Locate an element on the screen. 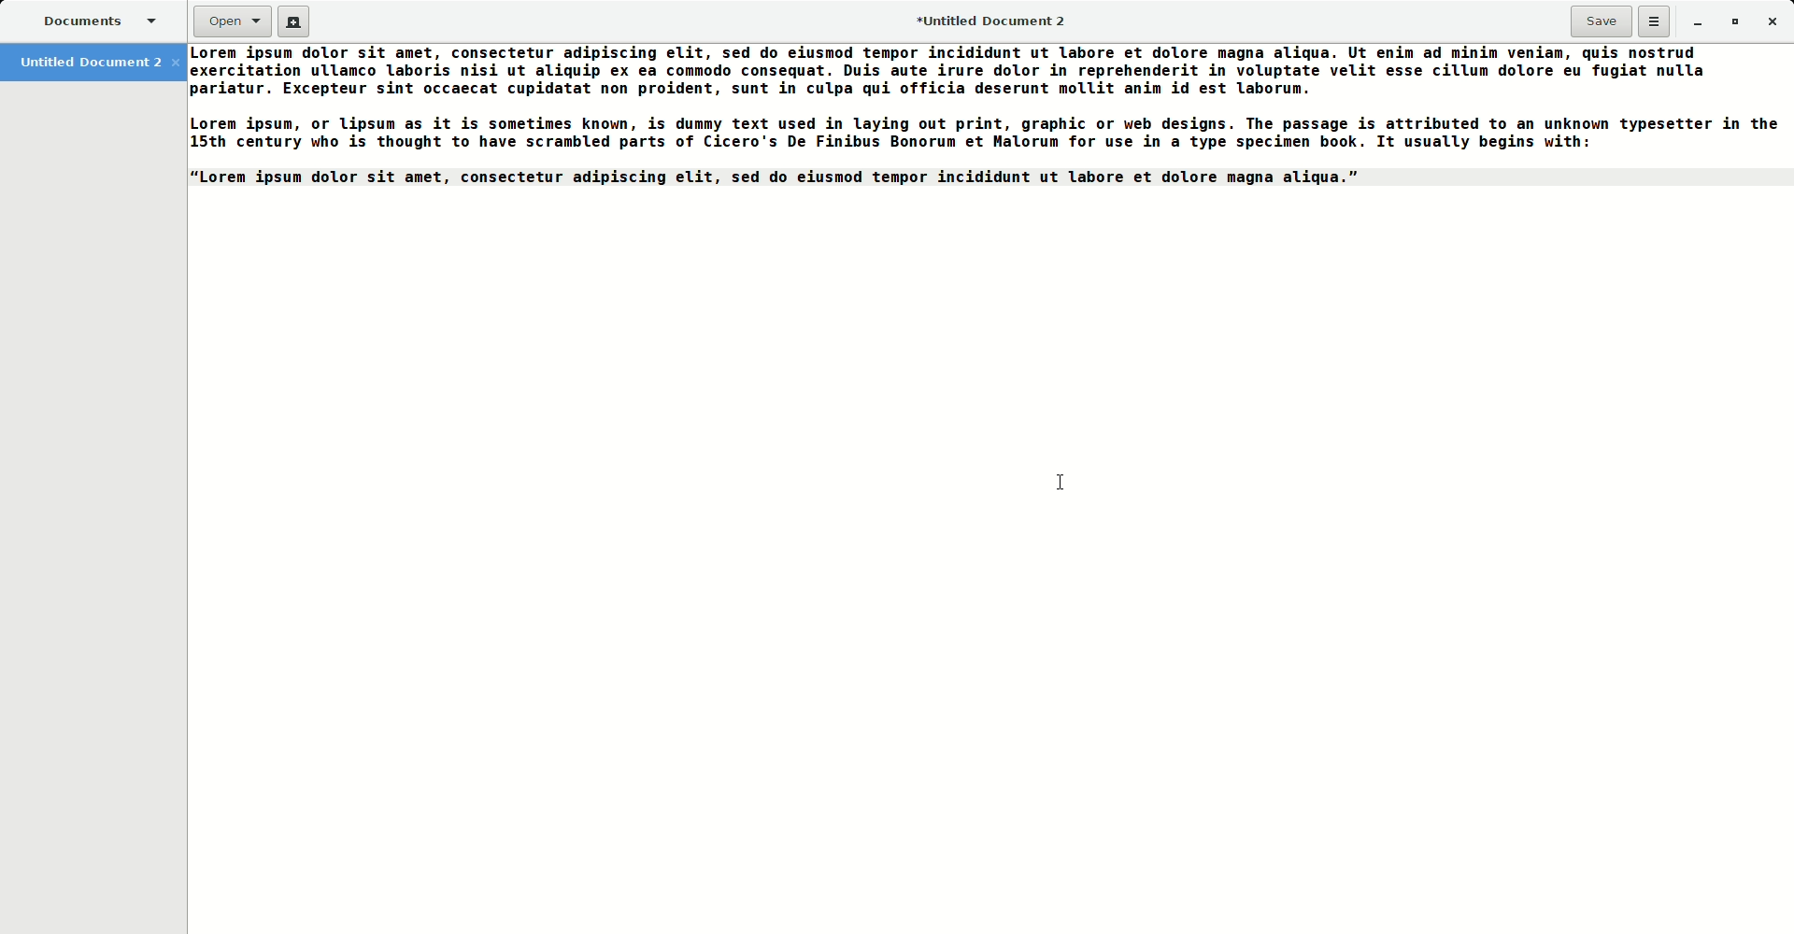 This screenshot has width=1794, height=934. Paragraphs is located at coordinates (982, 118).